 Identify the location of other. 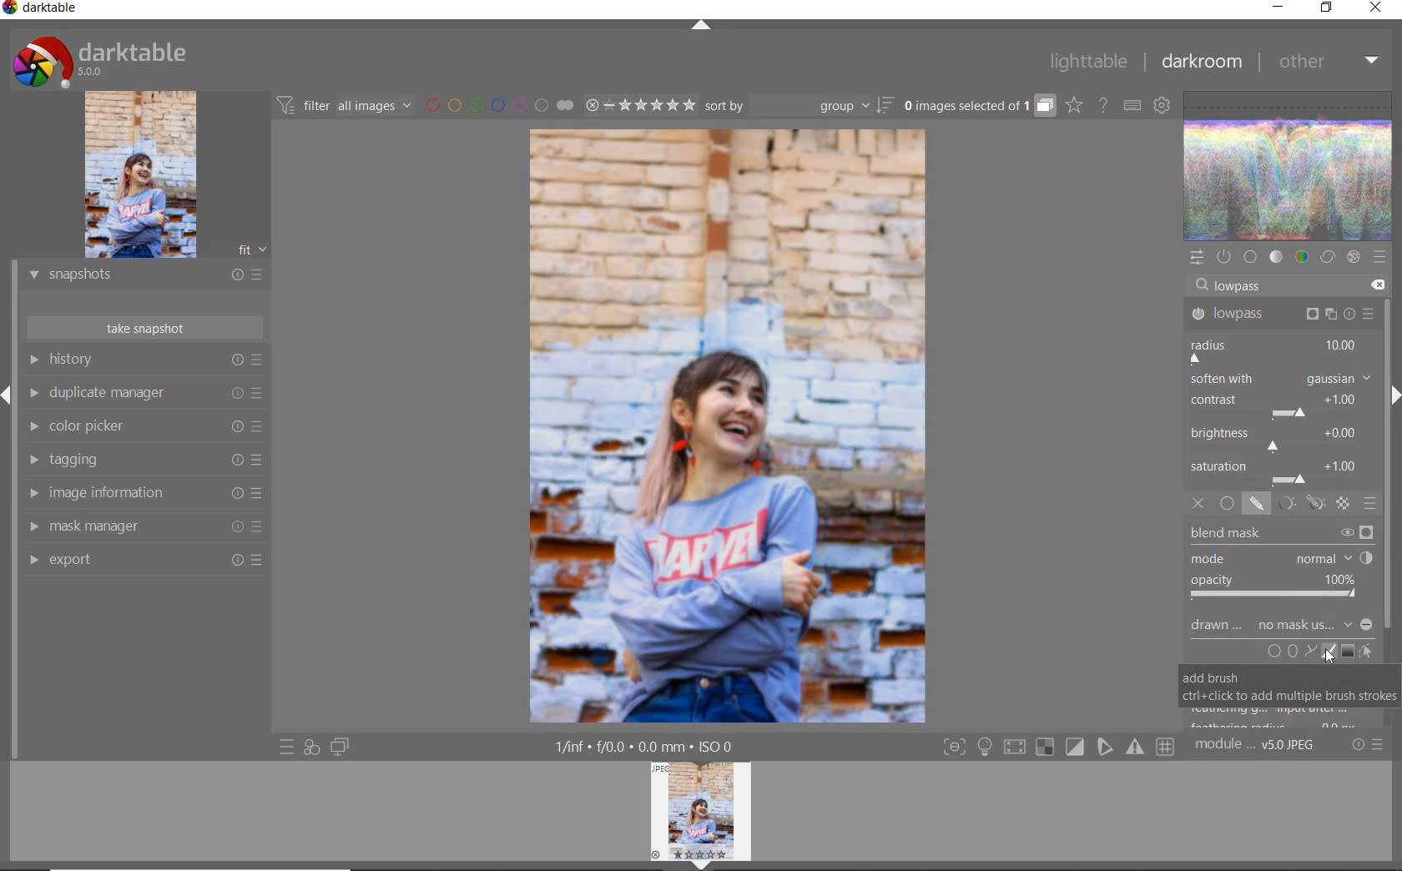
(1328, 65).